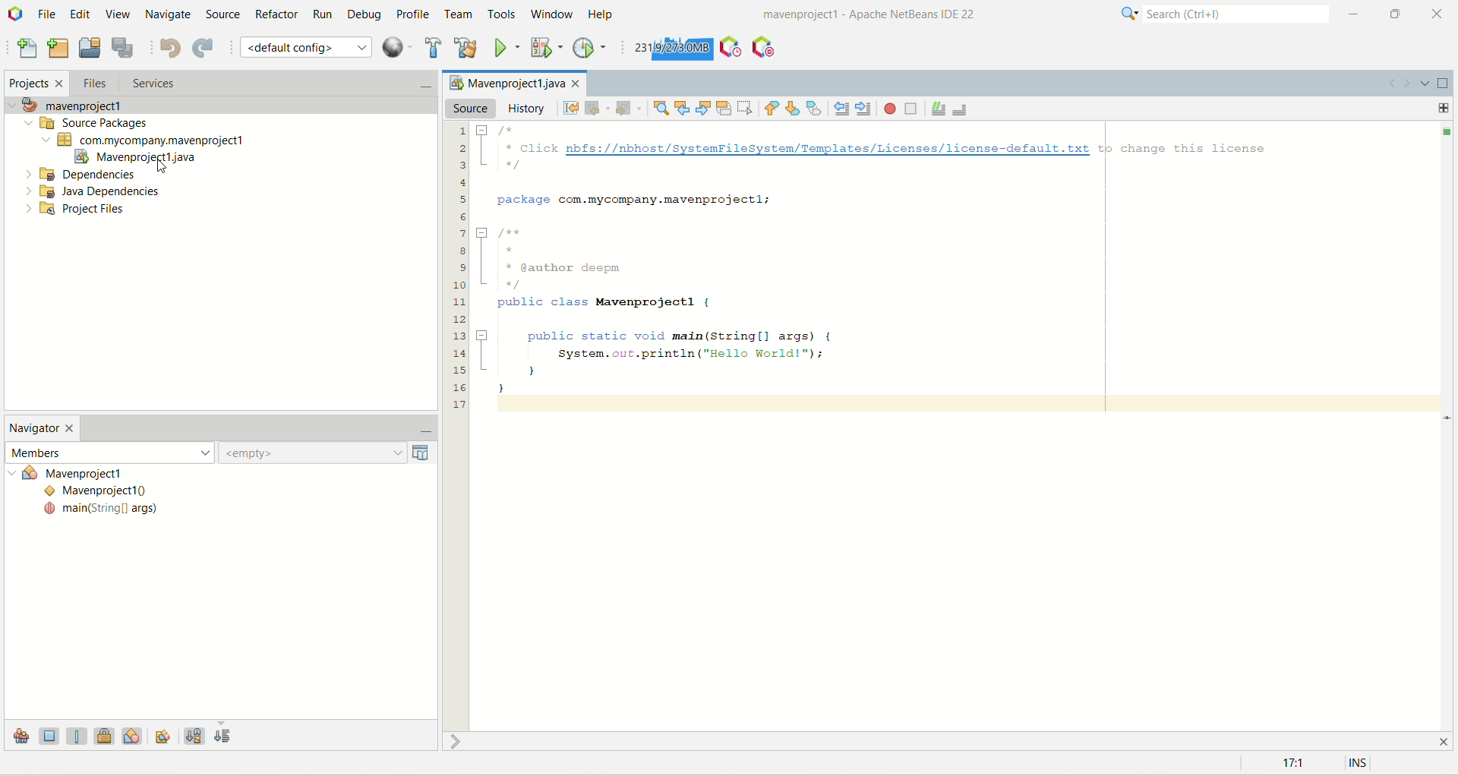 The height and width of the screenshot is (776, 1458). I want to click on project files, so click(77, 210).